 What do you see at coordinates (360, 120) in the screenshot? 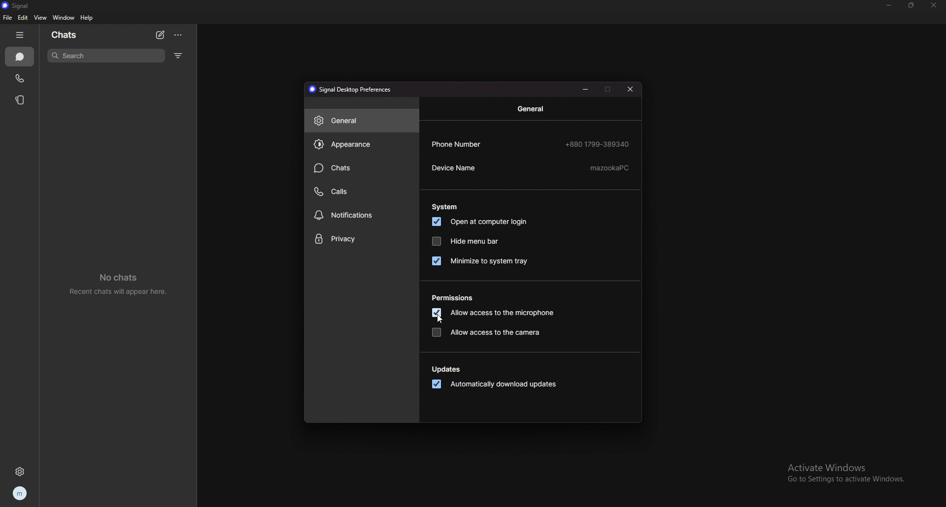
I see `general` at bounding box center [360, 120].